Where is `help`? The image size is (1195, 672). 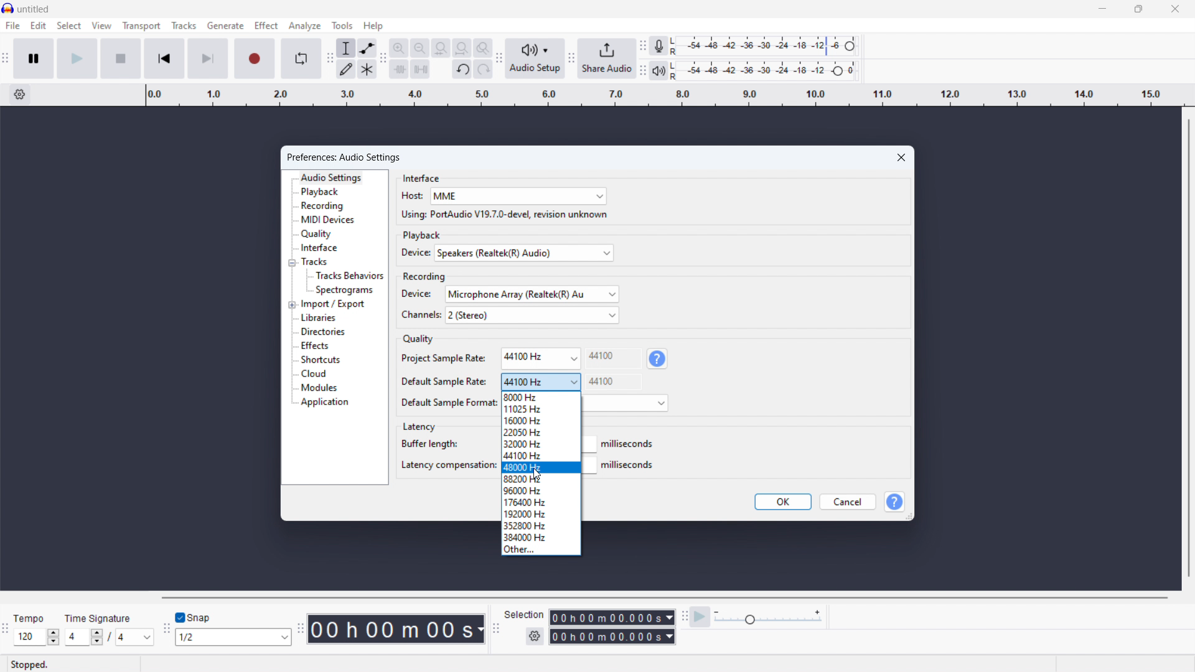
help is located at coordinates (373, 26).